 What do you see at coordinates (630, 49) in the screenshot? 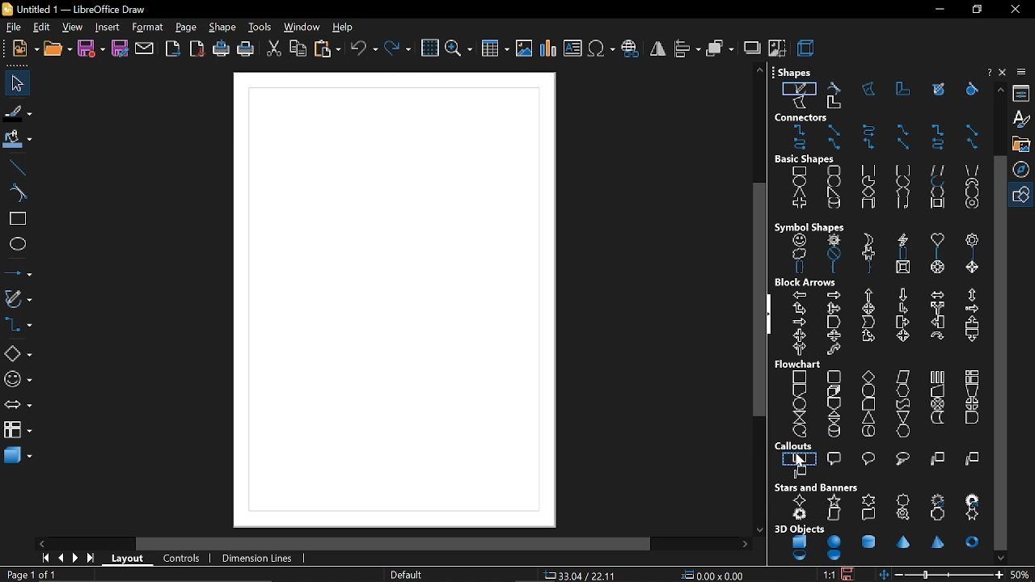
I see `insert hyperlink` at bounding box center [630, 49].